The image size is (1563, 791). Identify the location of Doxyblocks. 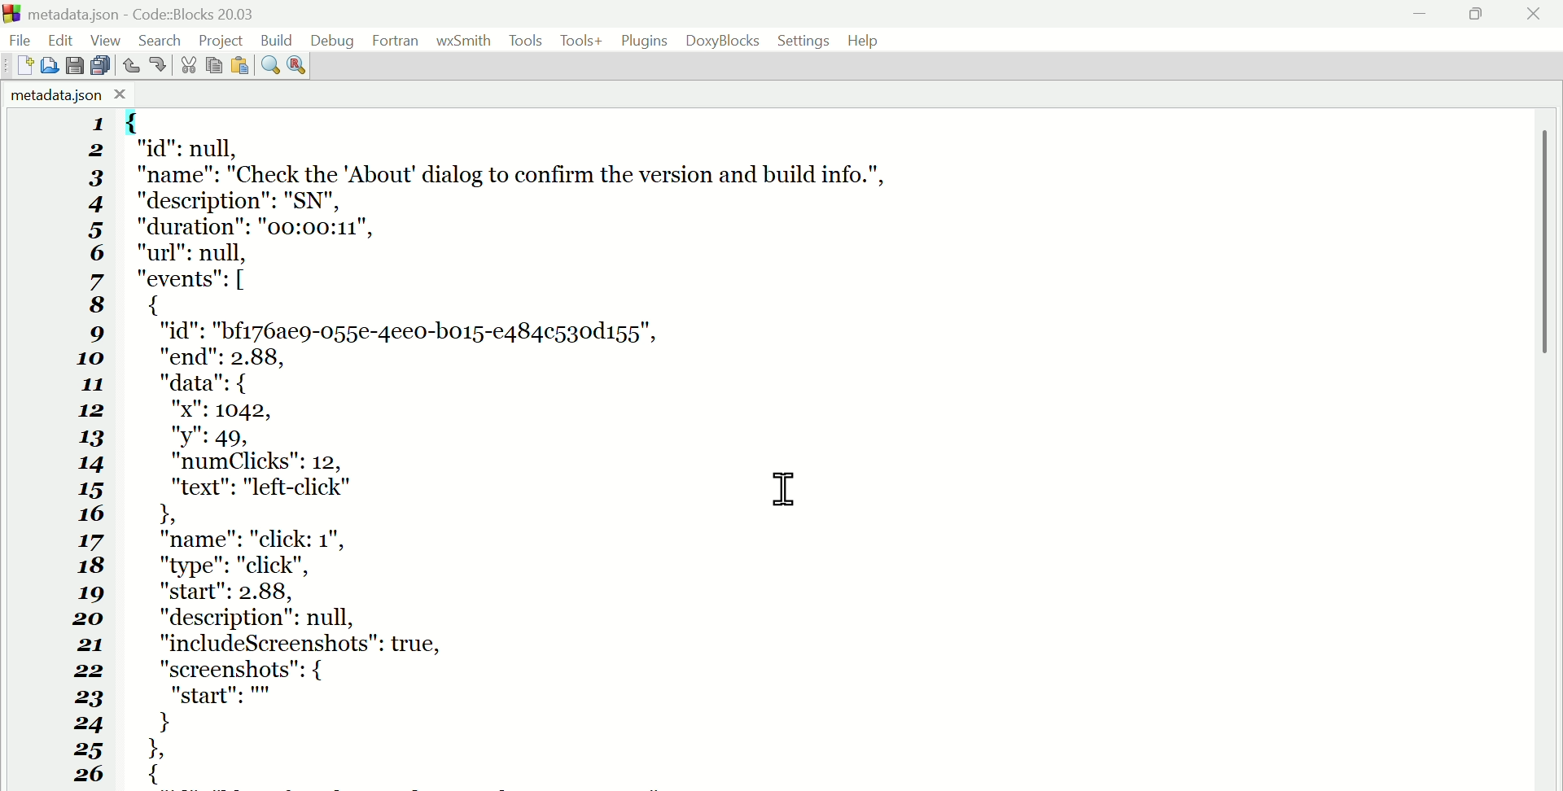
(722, 39).